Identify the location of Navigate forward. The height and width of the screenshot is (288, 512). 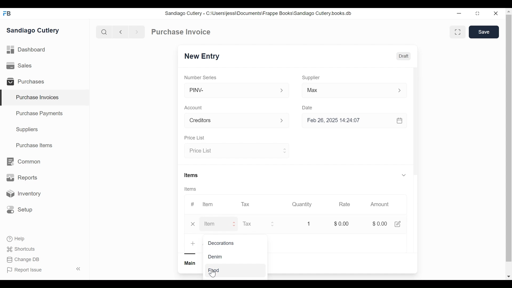
(137, 31).